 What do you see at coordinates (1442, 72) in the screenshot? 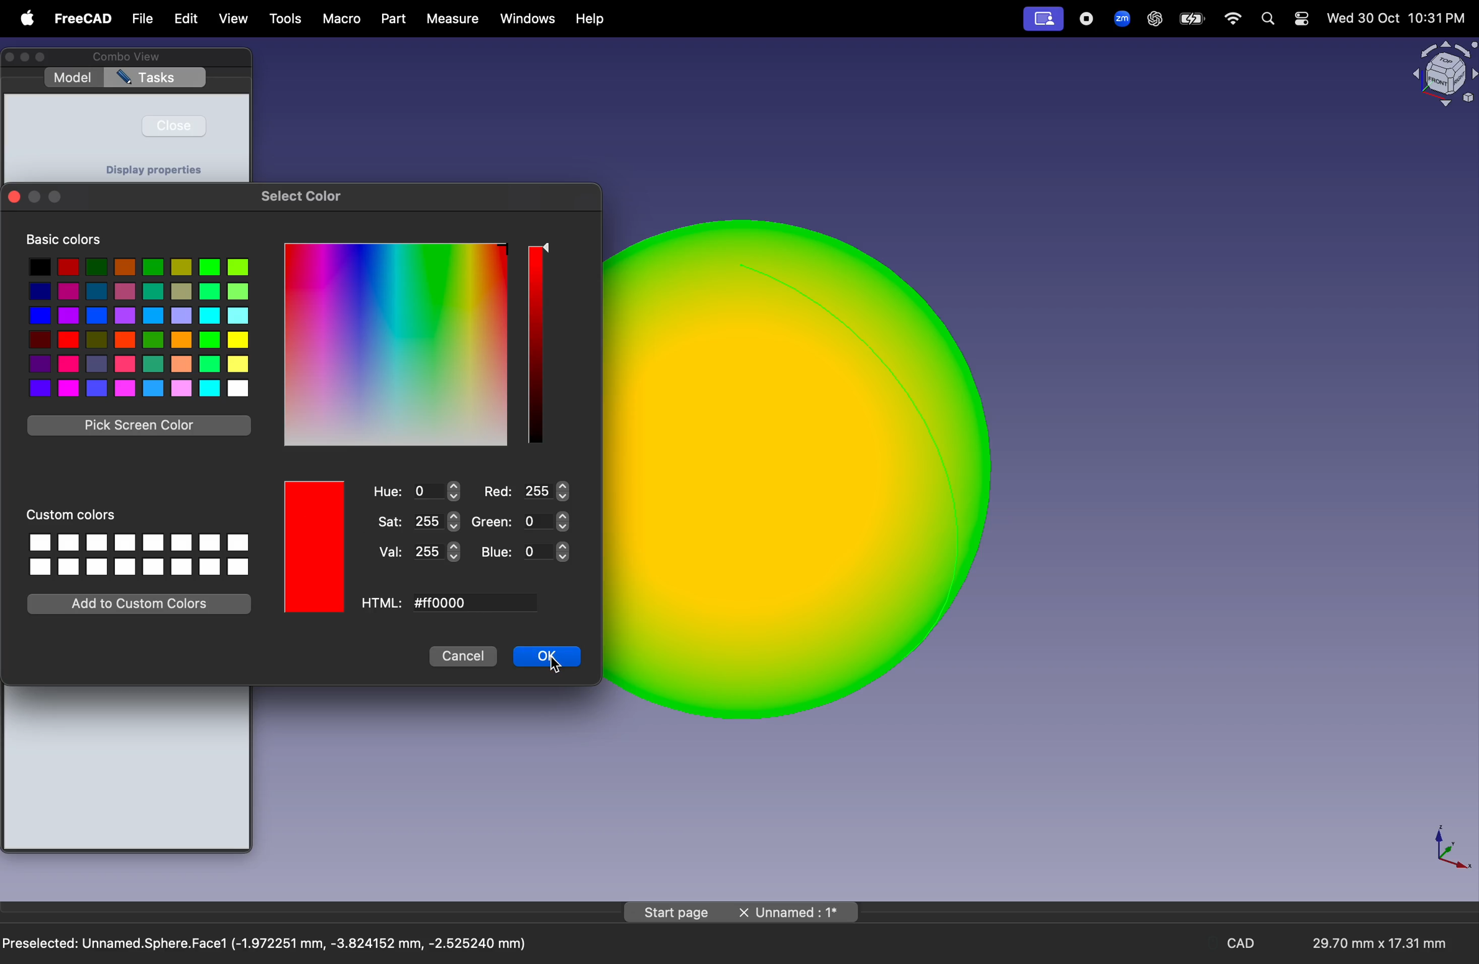
I see `object view` at bounding box center [1442, 72].